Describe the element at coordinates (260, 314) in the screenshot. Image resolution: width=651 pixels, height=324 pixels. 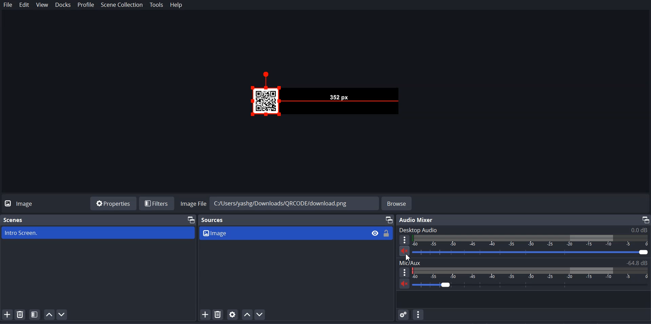
I see `Move Source Down` at that location.